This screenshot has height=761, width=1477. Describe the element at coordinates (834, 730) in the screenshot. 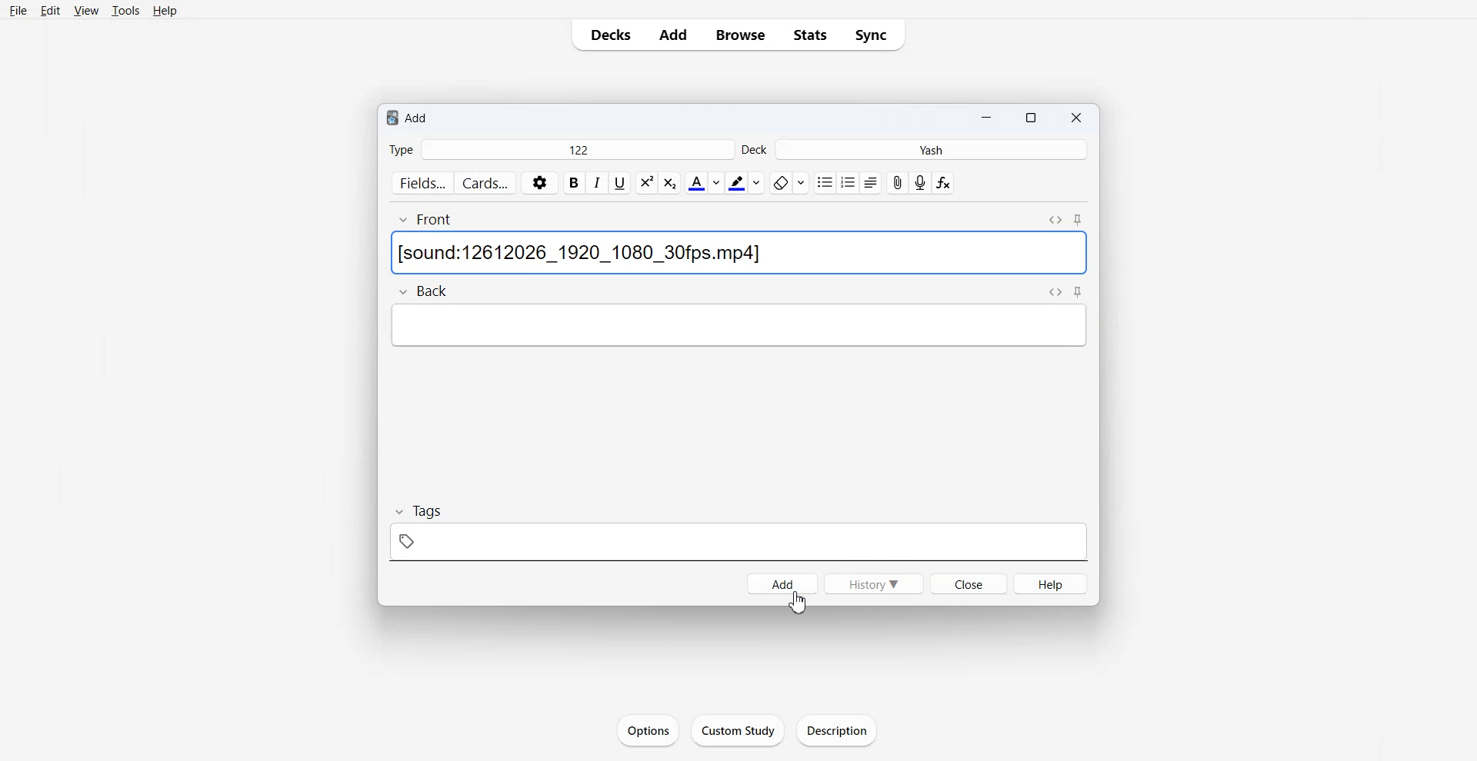

I see `Description` at that location.